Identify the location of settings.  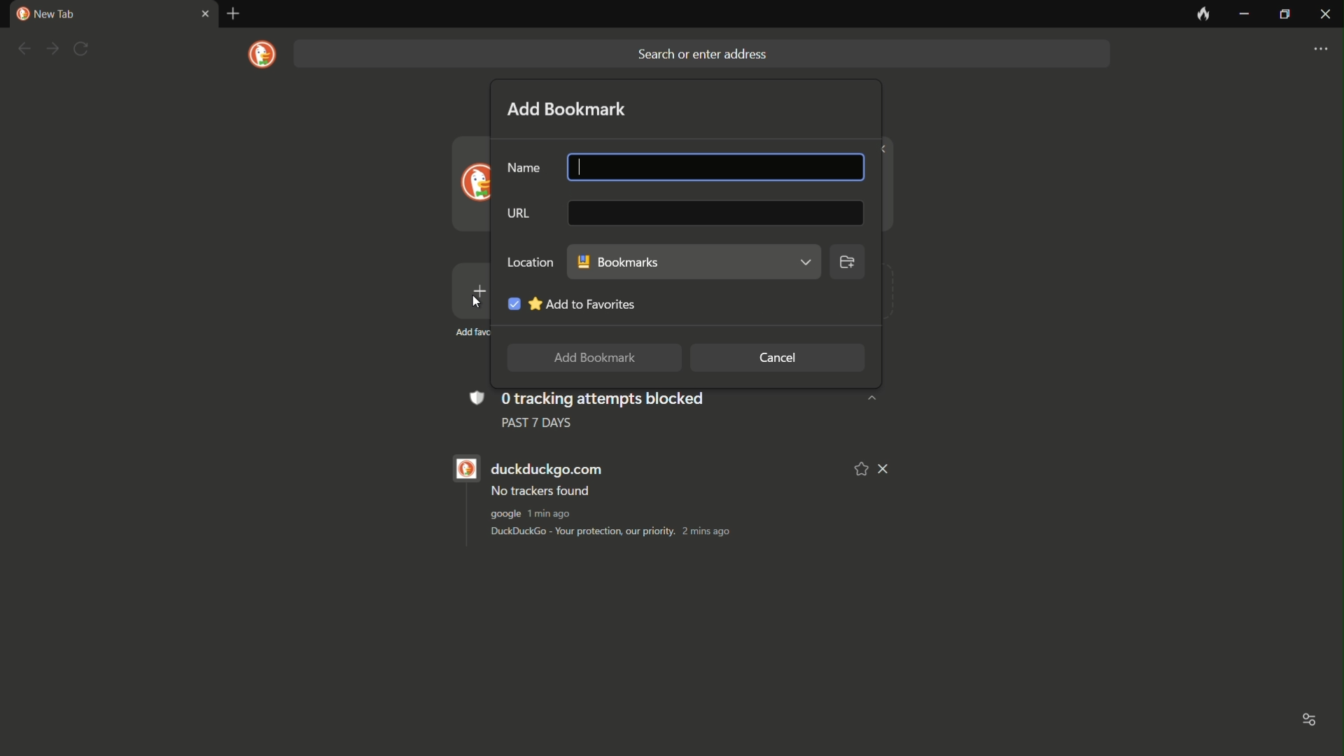
(1320, 50).